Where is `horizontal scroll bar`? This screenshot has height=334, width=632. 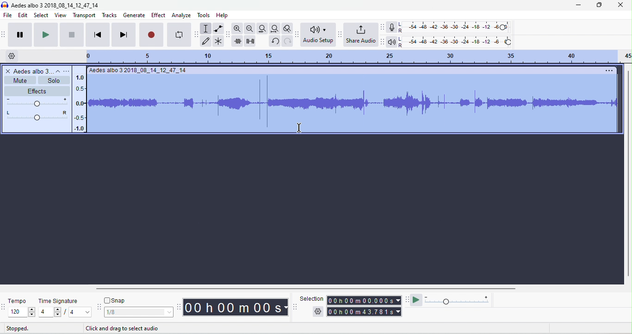
horizontal scroll bar is located at coordinates (297, 289).